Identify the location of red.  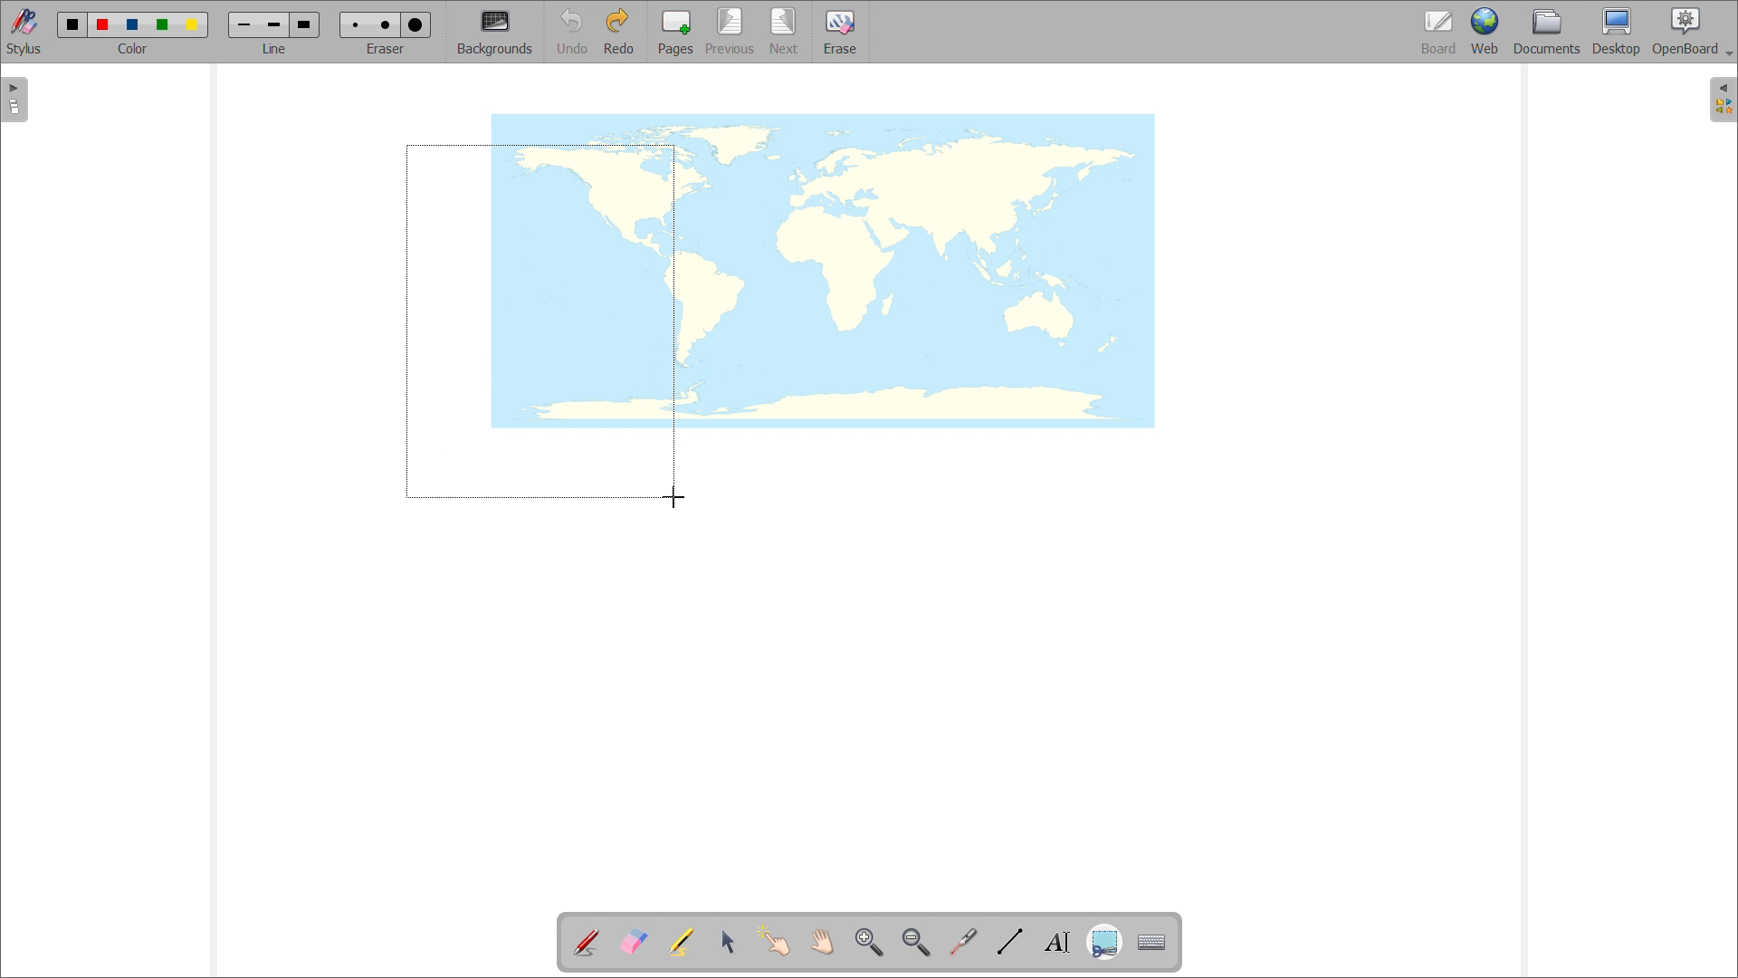
(103, 24).